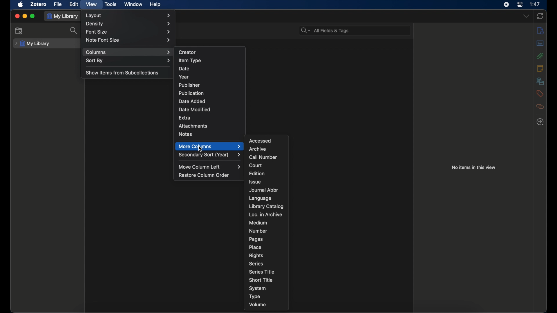  I want to click on extra, so click(185, 117).